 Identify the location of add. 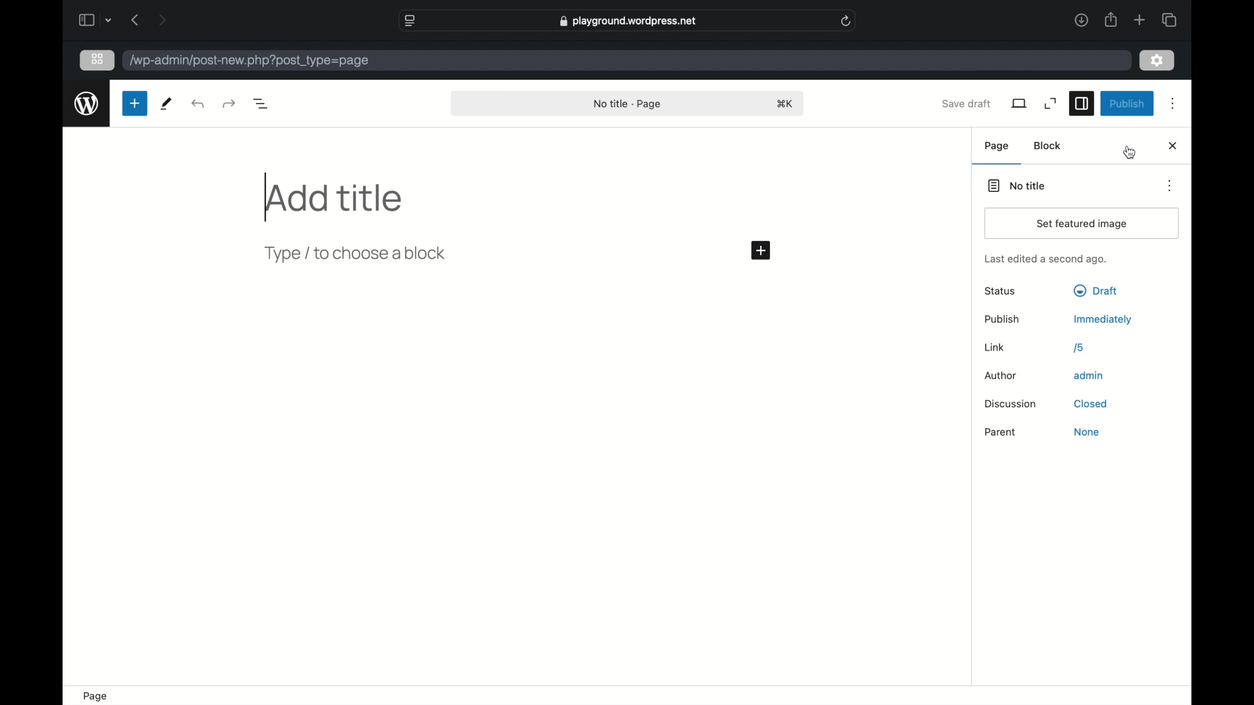
(762, 251).